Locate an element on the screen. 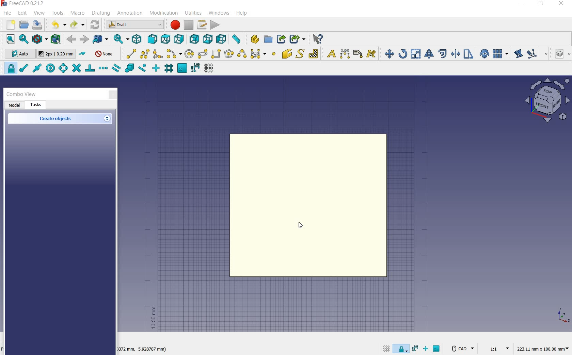 Image resolution: width=572 pixels, height=355 pixels. view is located at coordinates (39, 13).